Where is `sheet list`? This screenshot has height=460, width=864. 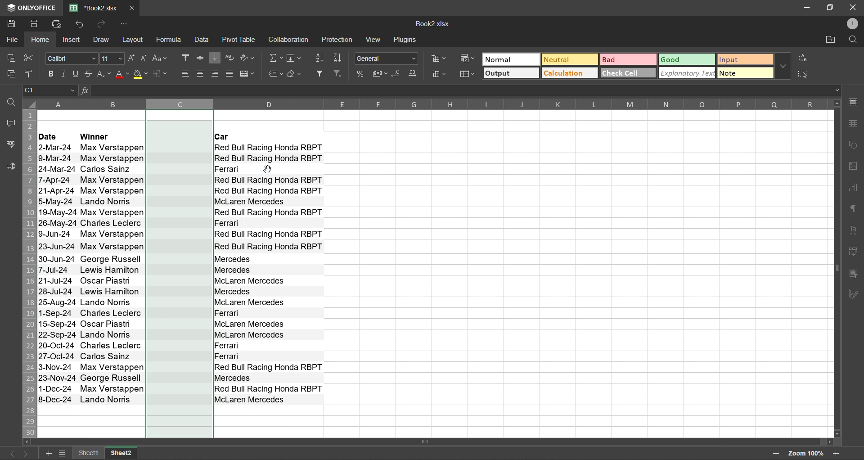 sheet list is located at coordinates (63, 454).